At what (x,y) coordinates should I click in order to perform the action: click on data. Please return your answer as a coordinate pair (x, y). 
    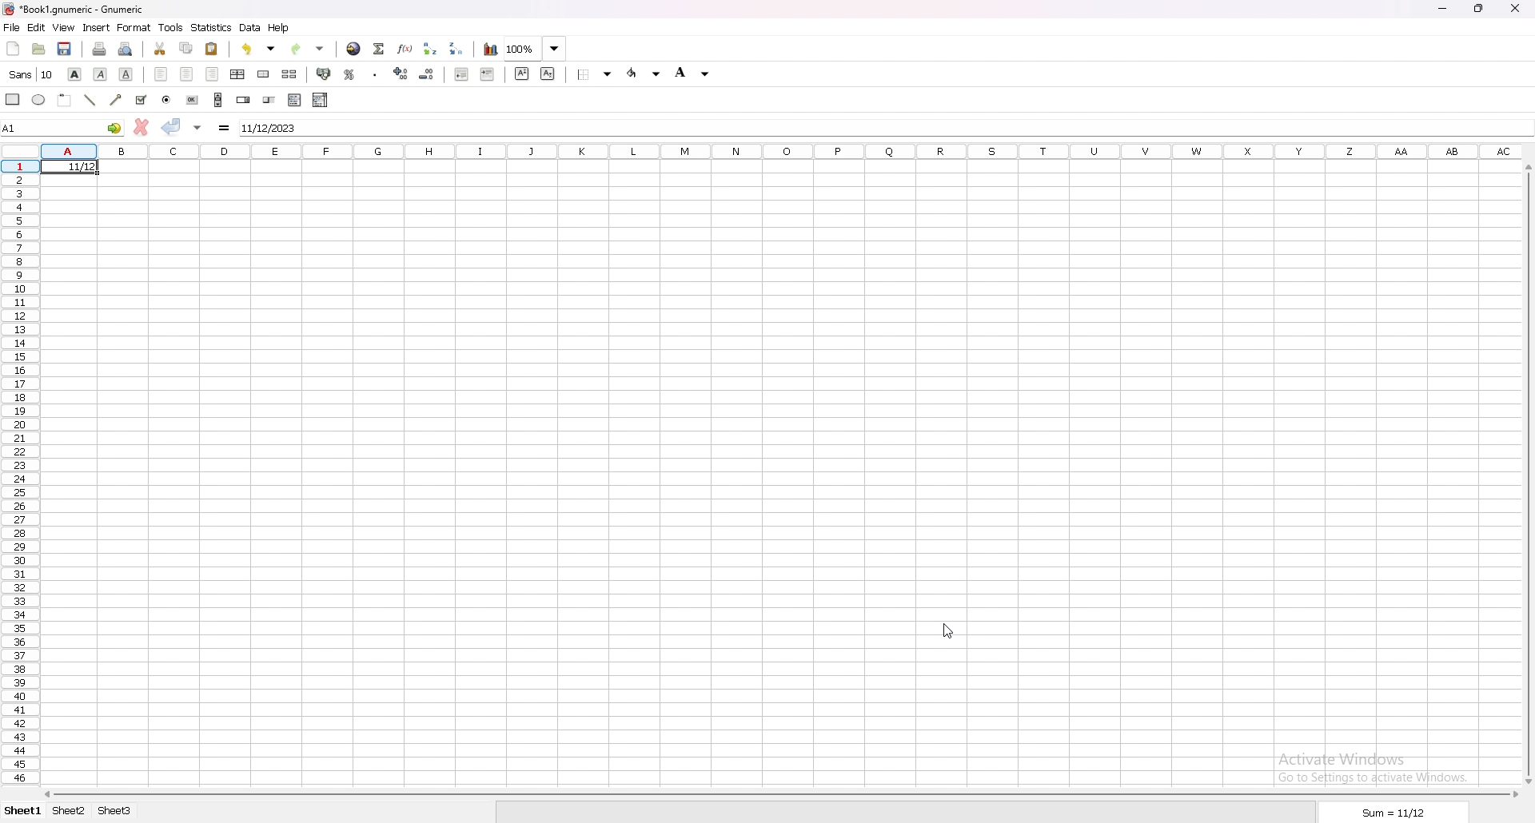
    Looking at the image, I should click on (249, 28).